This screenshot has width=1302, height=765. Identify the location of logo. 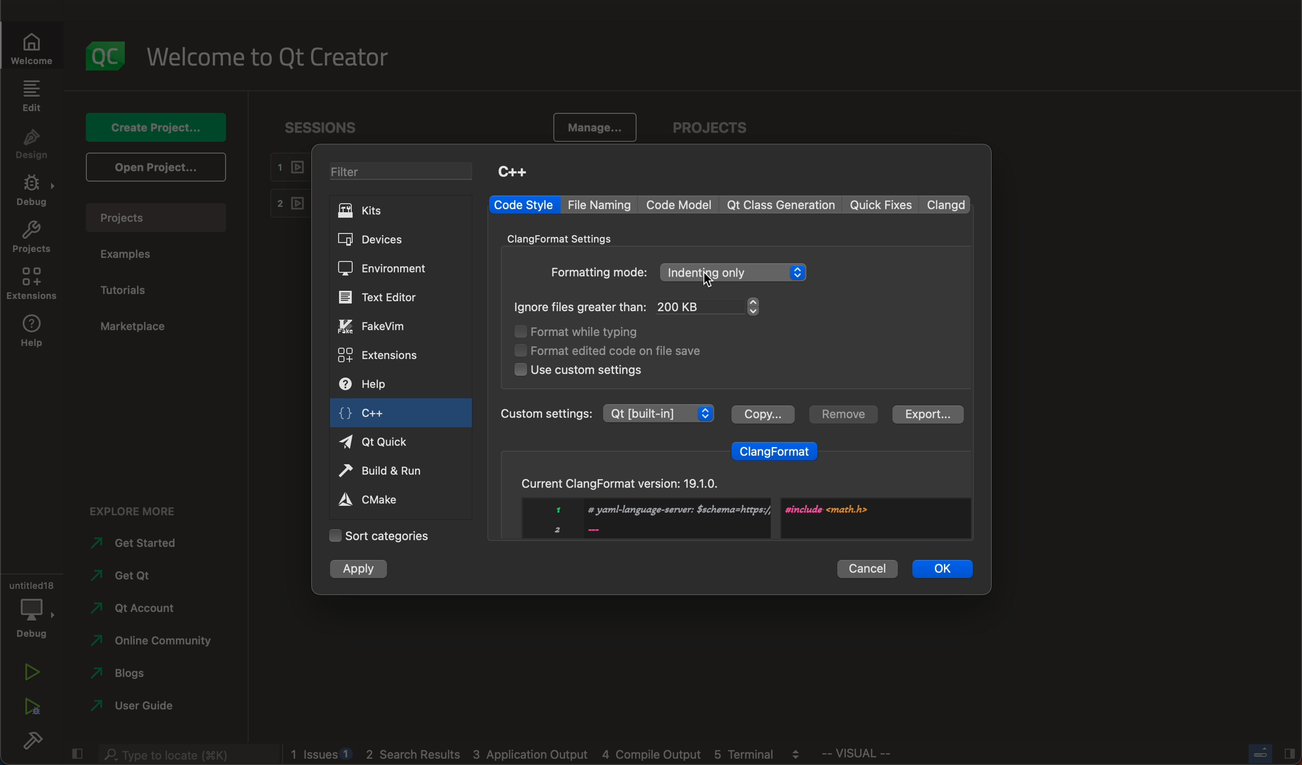
(107, 56).